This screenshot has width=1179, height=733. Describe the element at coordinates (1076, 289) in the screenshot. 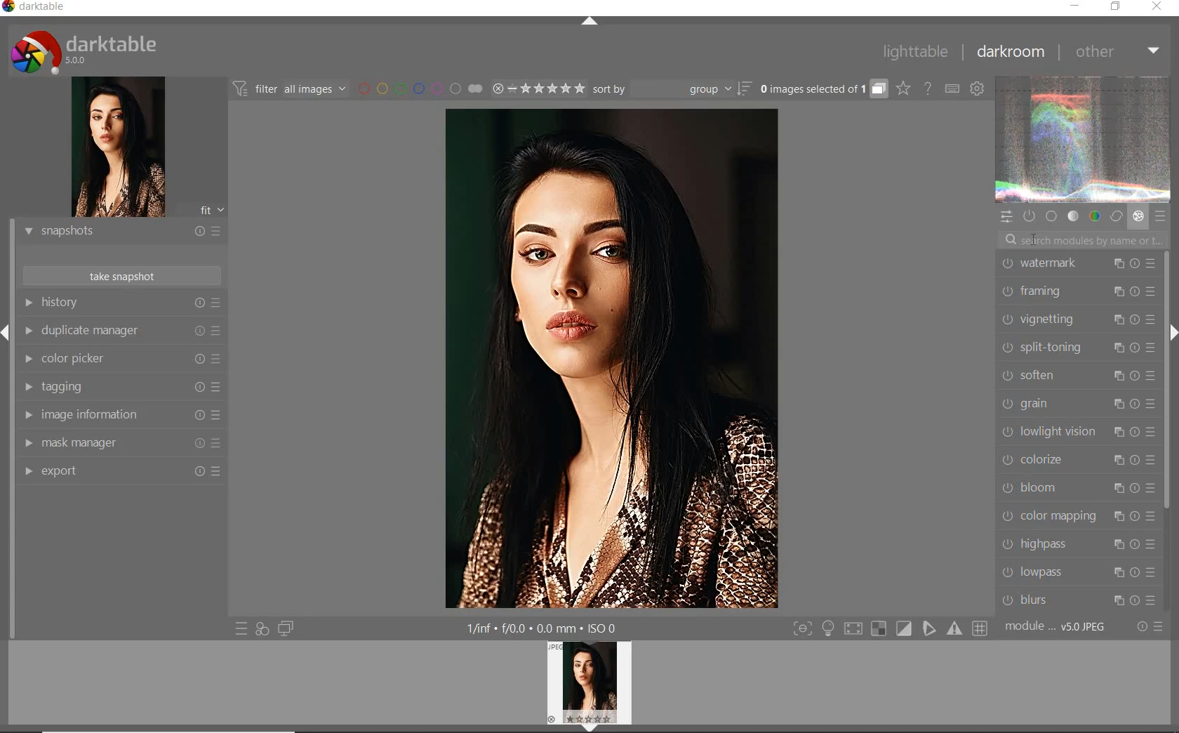

I see `FRAMING` at that location.